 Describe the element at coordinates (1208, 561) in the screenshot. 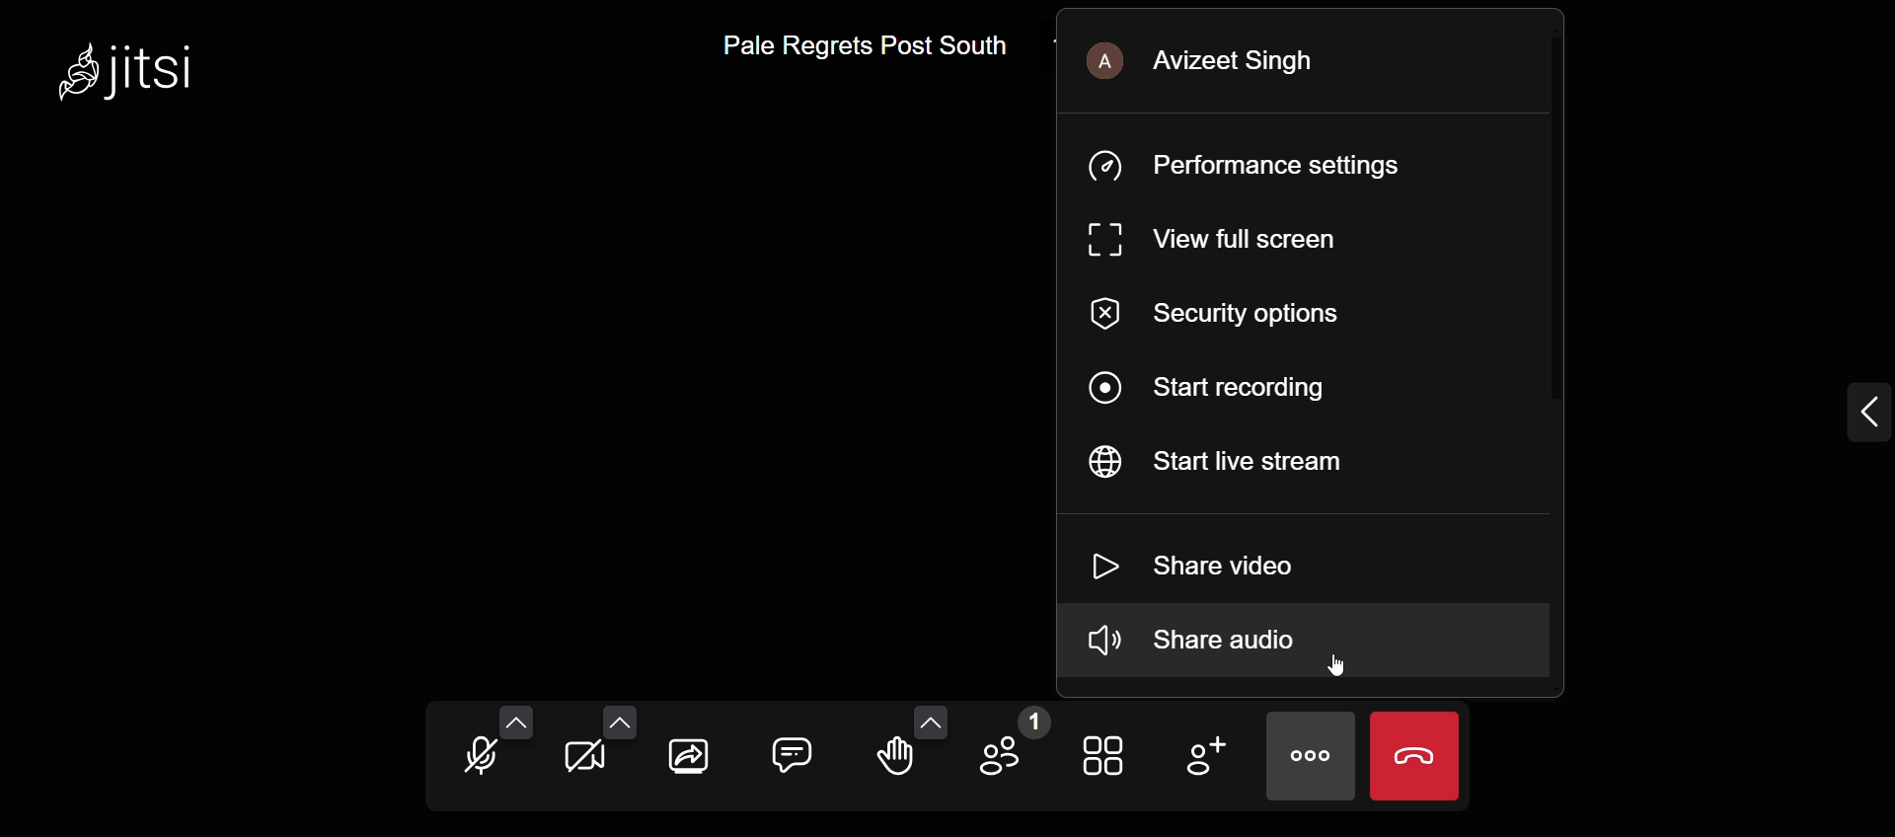

I see `share video` at that location.